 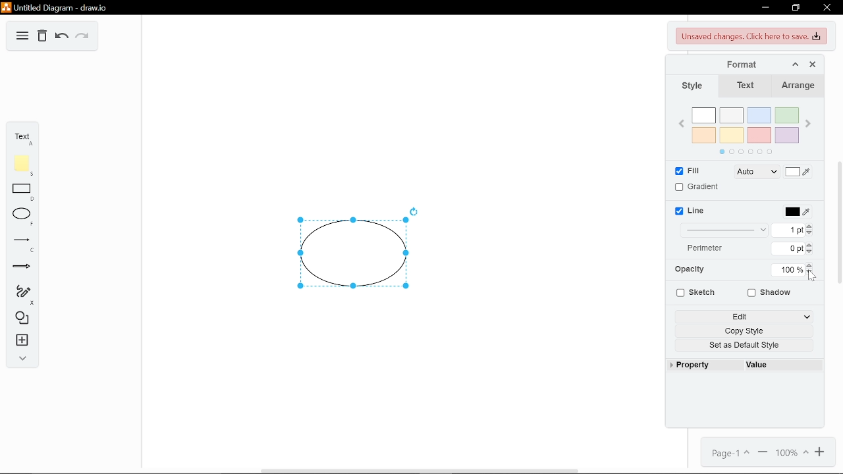 What do you see at coordinates (691, 87) in the screenshot?
I see `Style` at bounding box center [691, 87].